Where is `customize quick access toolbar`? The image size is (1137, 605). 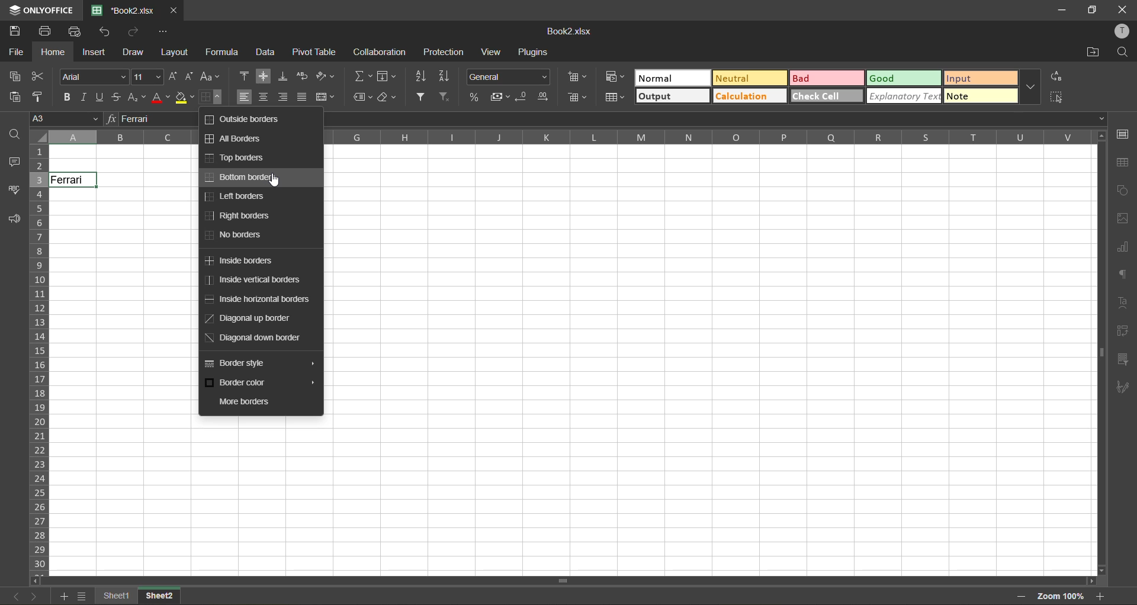
customize quick access toolbar is located at coordinates (166, 33).